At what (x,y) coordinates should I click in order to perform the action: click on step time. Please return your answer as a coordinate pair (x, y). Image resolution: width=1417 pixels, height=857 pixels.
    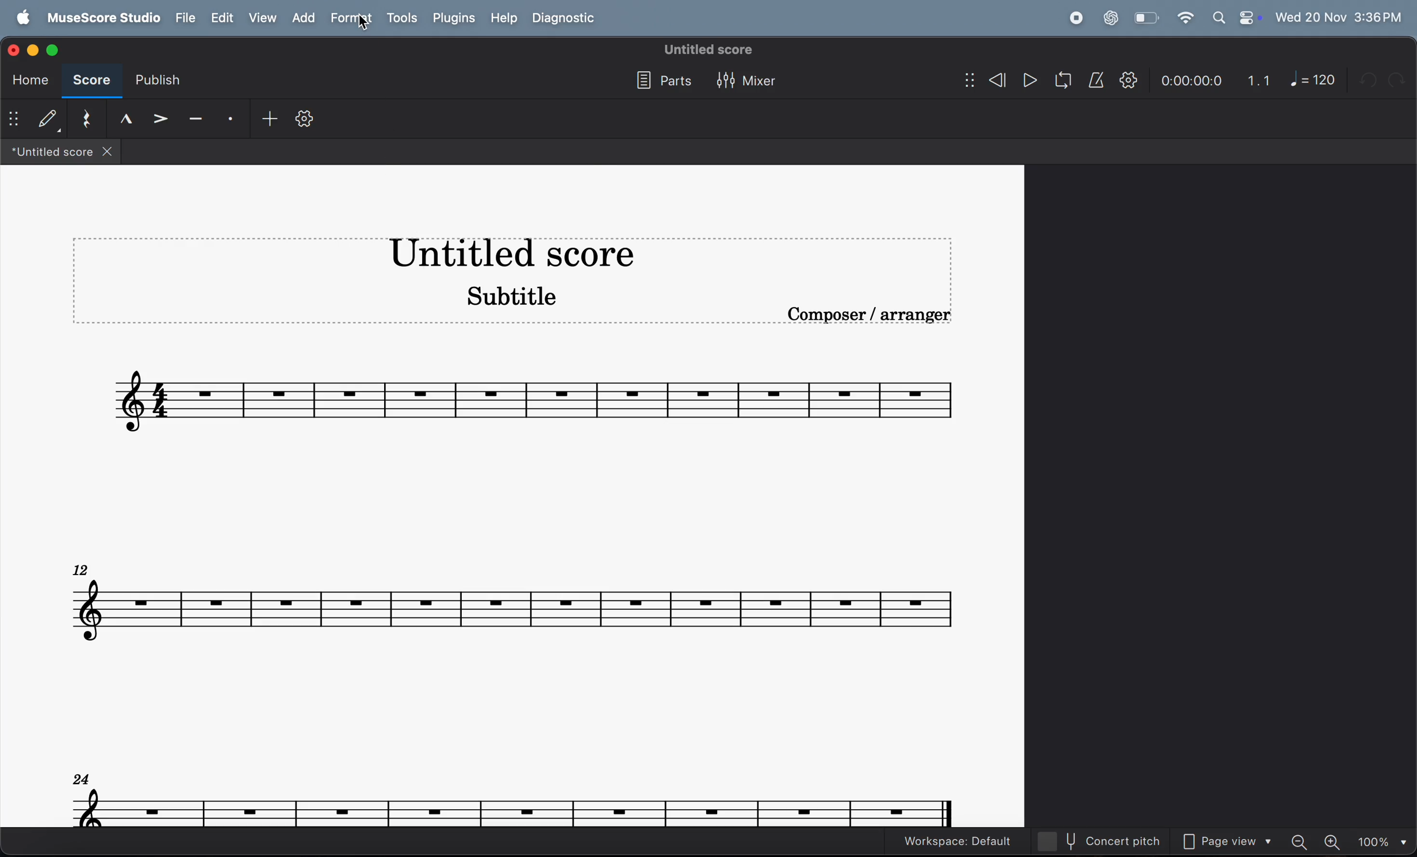
    Looking at the image, I should click on (34, 120).